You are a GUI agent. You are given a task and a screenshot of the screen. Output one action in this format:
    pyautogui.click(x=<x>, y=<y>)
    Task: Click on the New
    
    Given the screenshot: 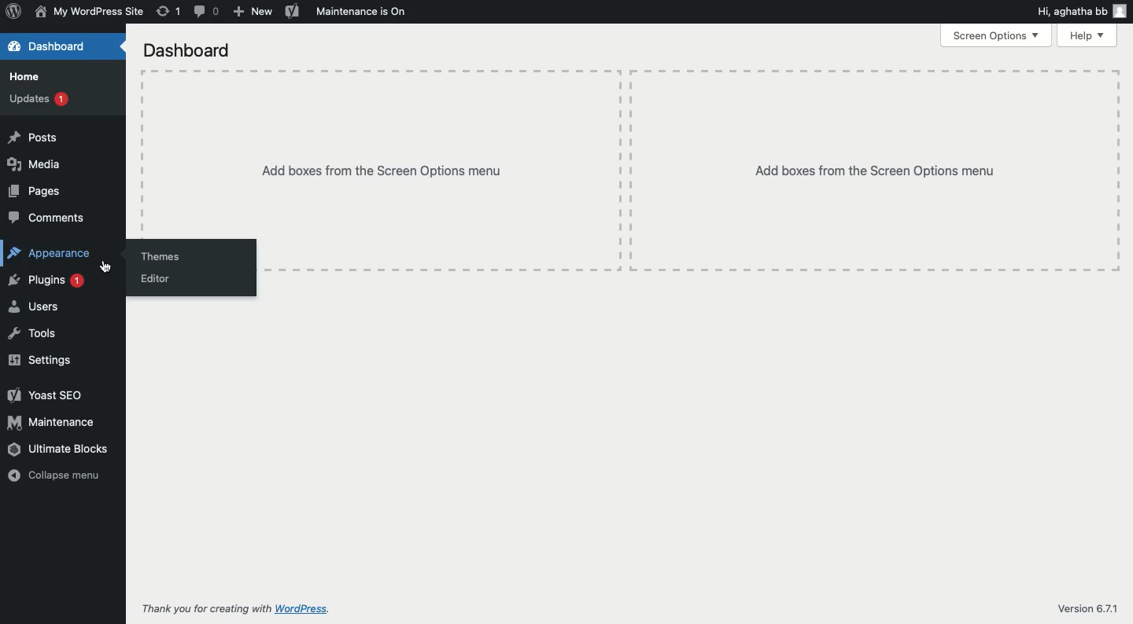 What is the action you would take?
    pyautogui.click(x=253, y=12)
    